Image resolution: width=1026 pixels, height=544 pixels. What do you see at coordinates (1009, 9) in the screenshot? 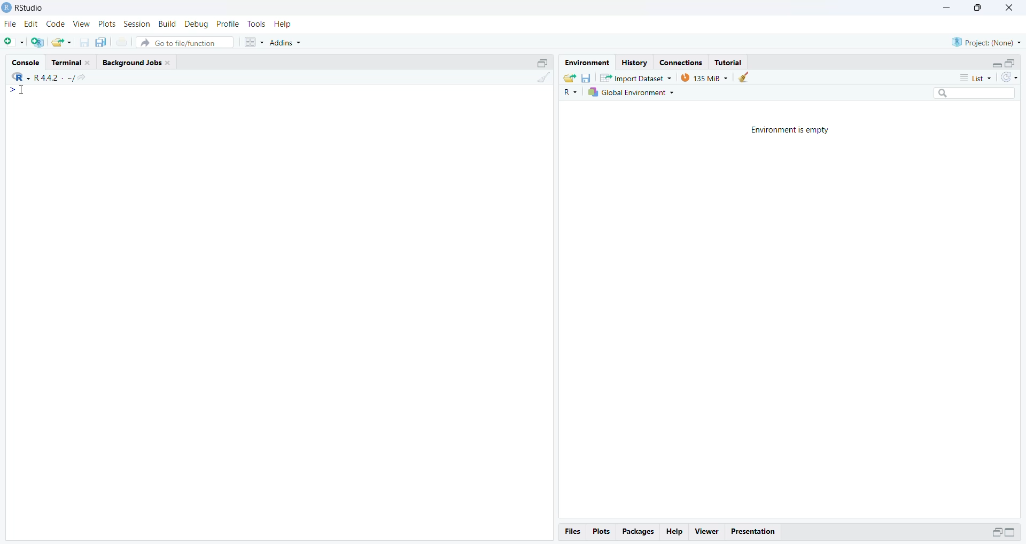
I see `Close` at bounding box center [1009, 9].